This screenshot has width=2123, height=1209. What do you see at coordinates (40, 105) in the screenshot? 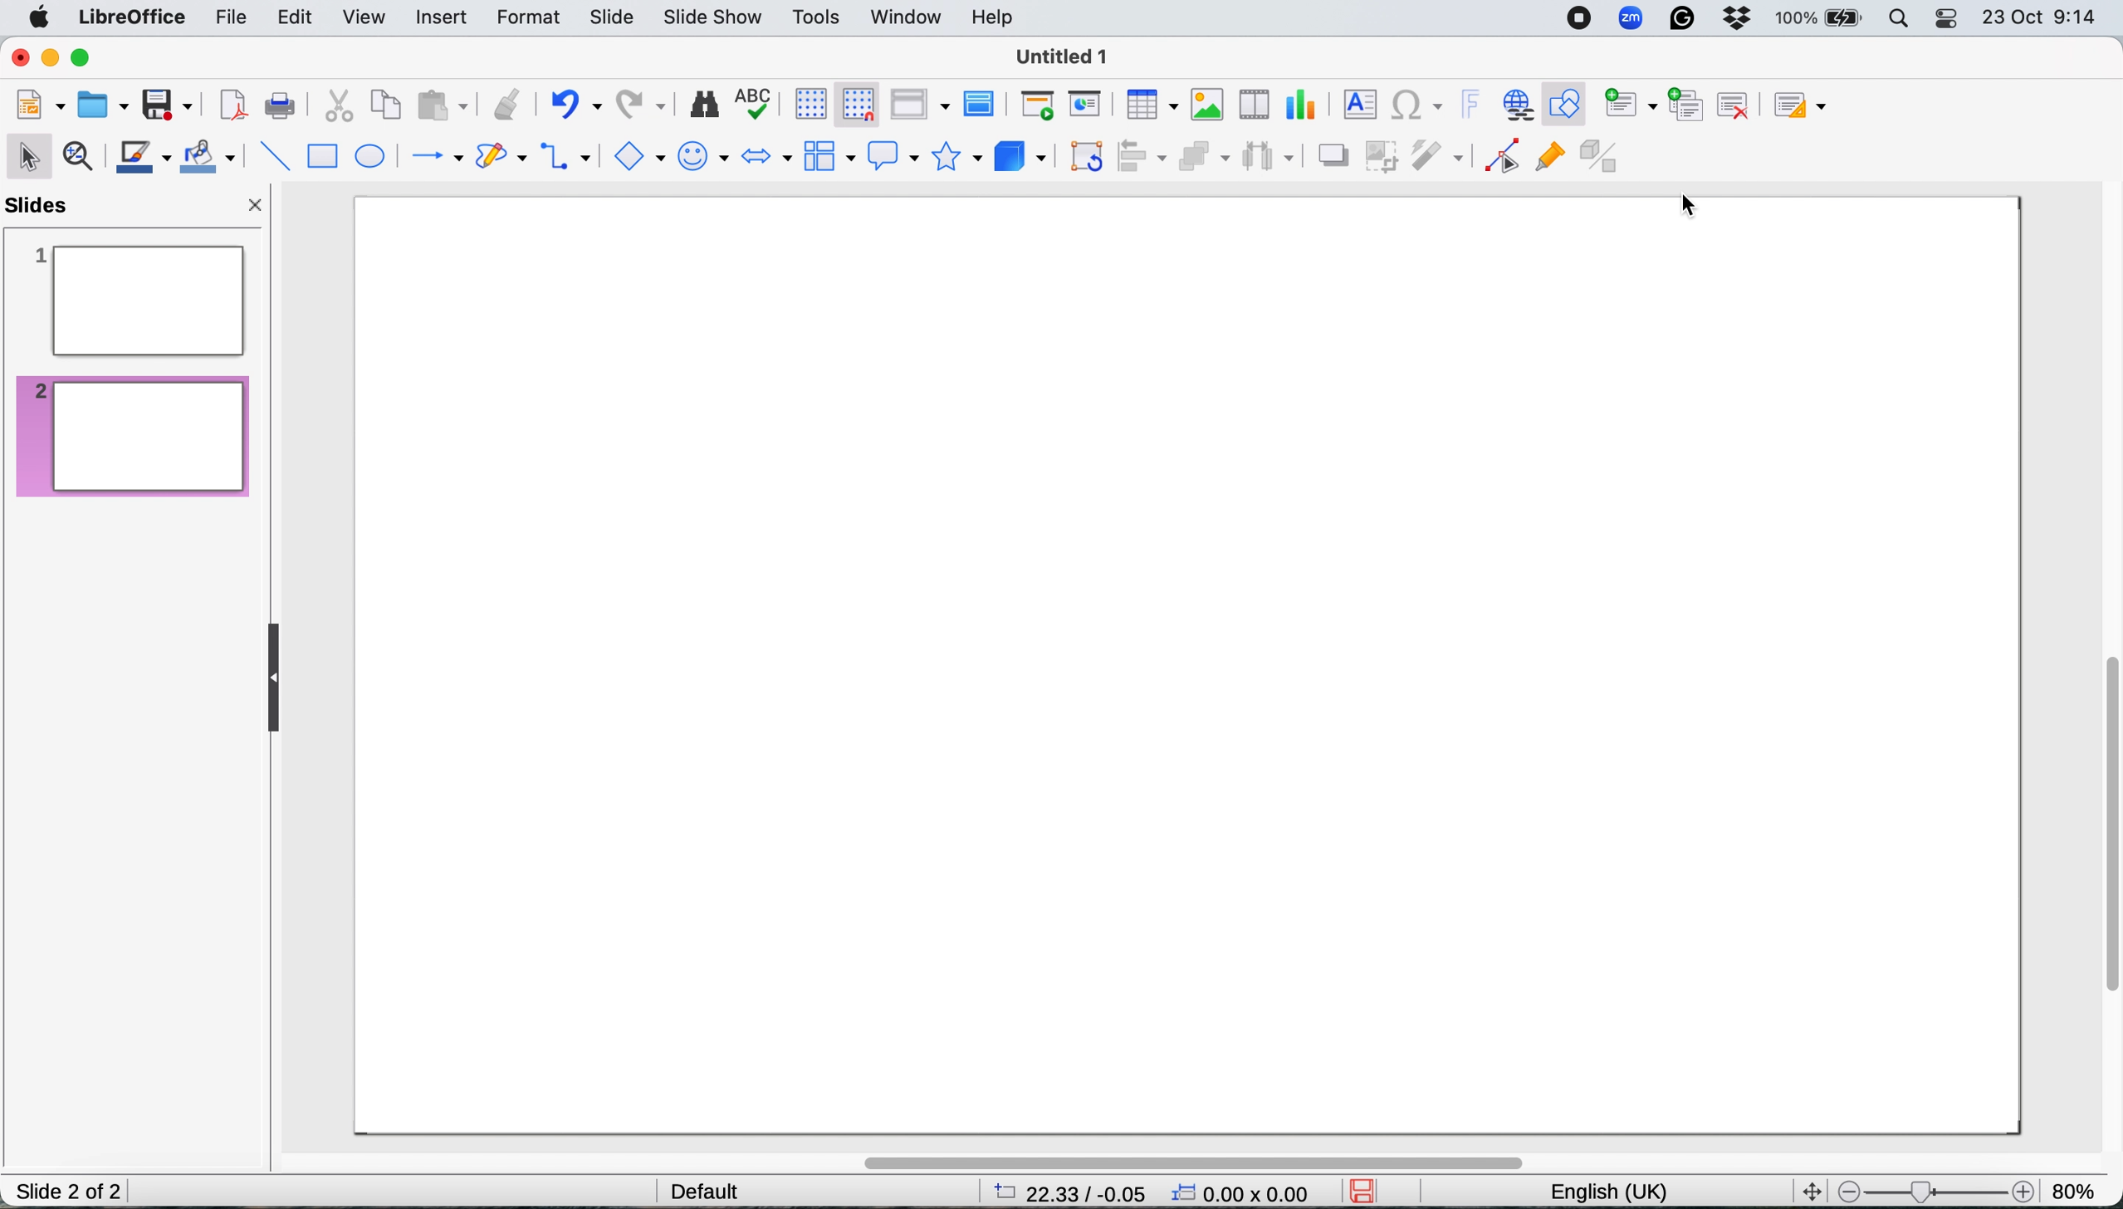
I see `new` at bounding box center [40, 105].